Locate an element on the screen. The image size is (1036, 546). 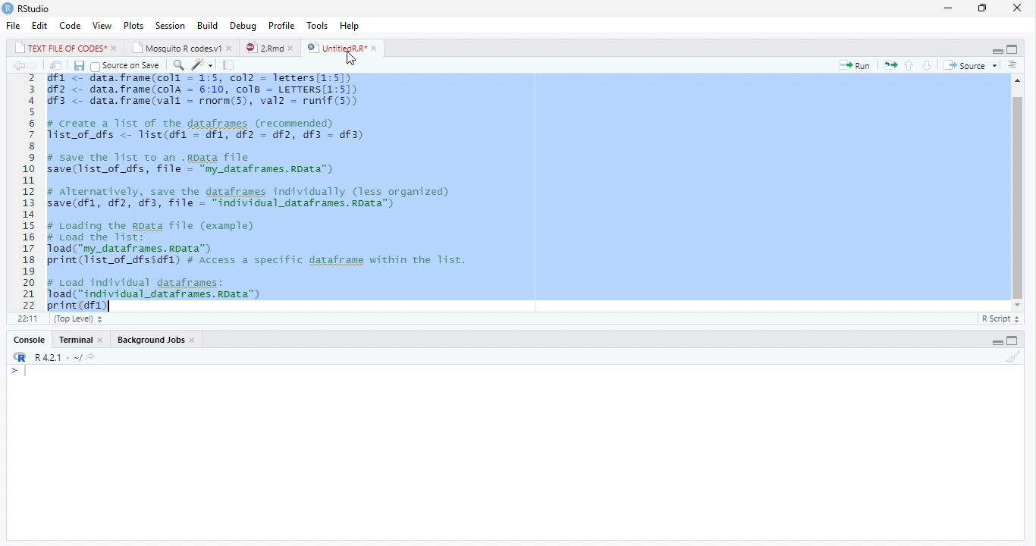
Go to next section is located at coordinates (928, 66).